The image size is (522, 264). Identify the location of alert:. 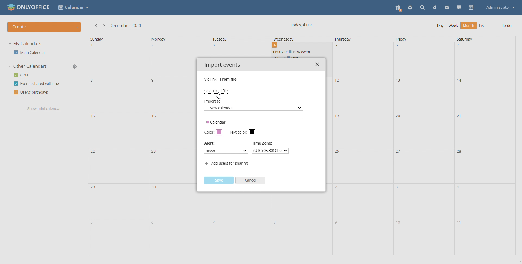
(210, 143).